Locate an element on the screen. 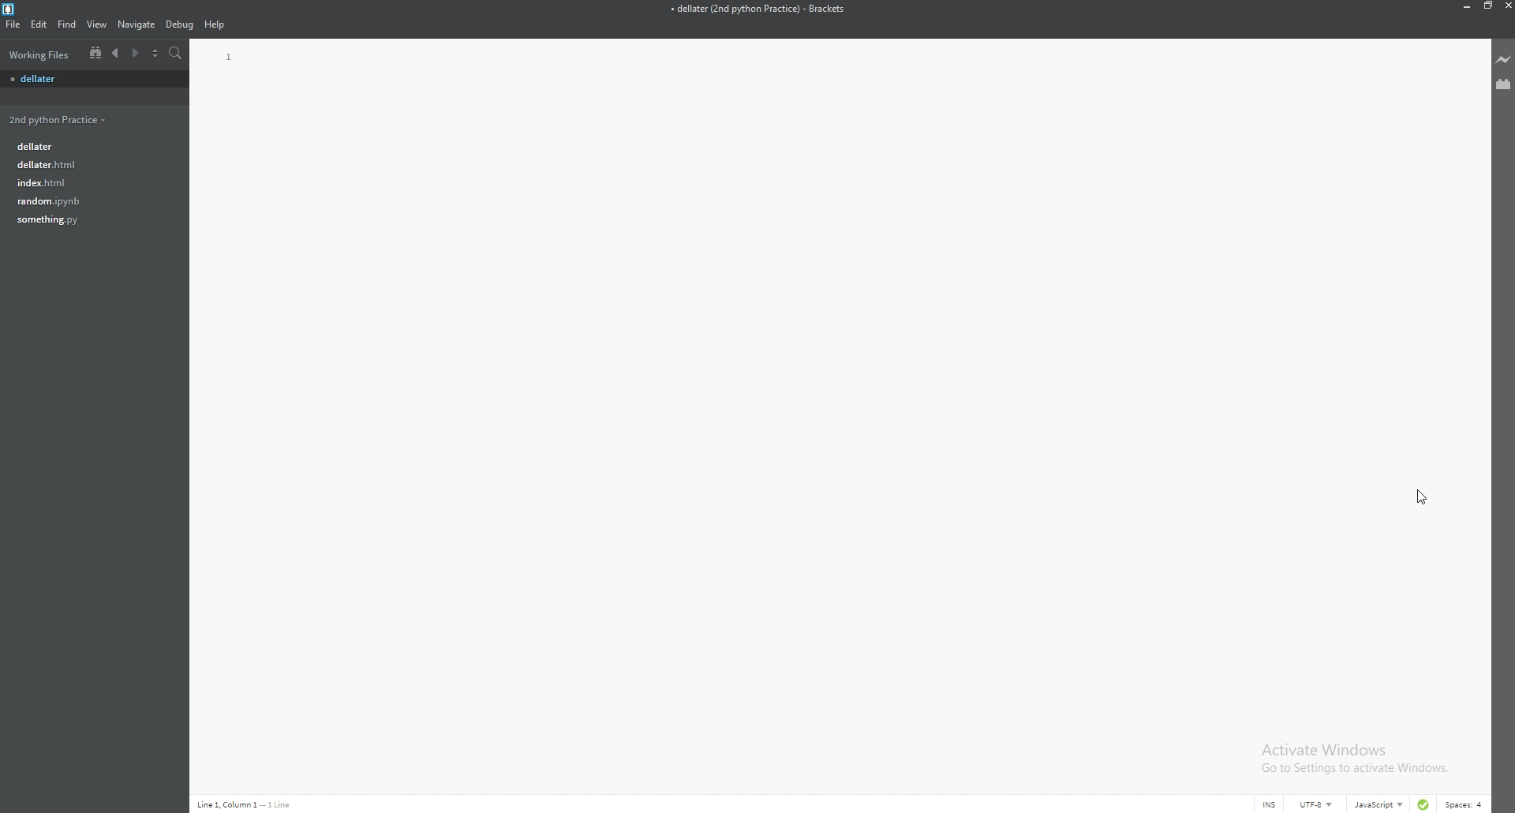  Cursor is located at coordinates (1420, 493).